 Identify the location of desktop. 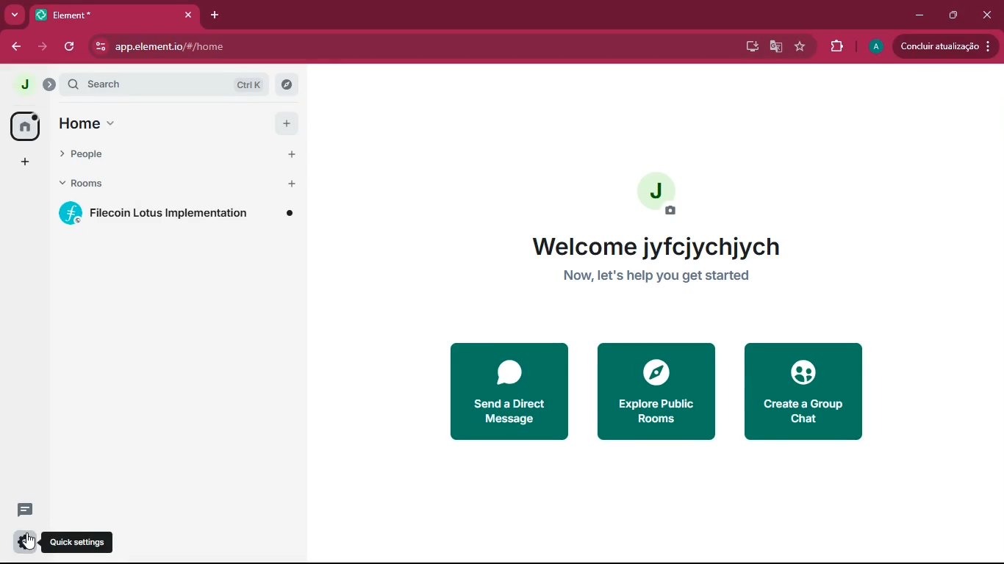
(749, 48).